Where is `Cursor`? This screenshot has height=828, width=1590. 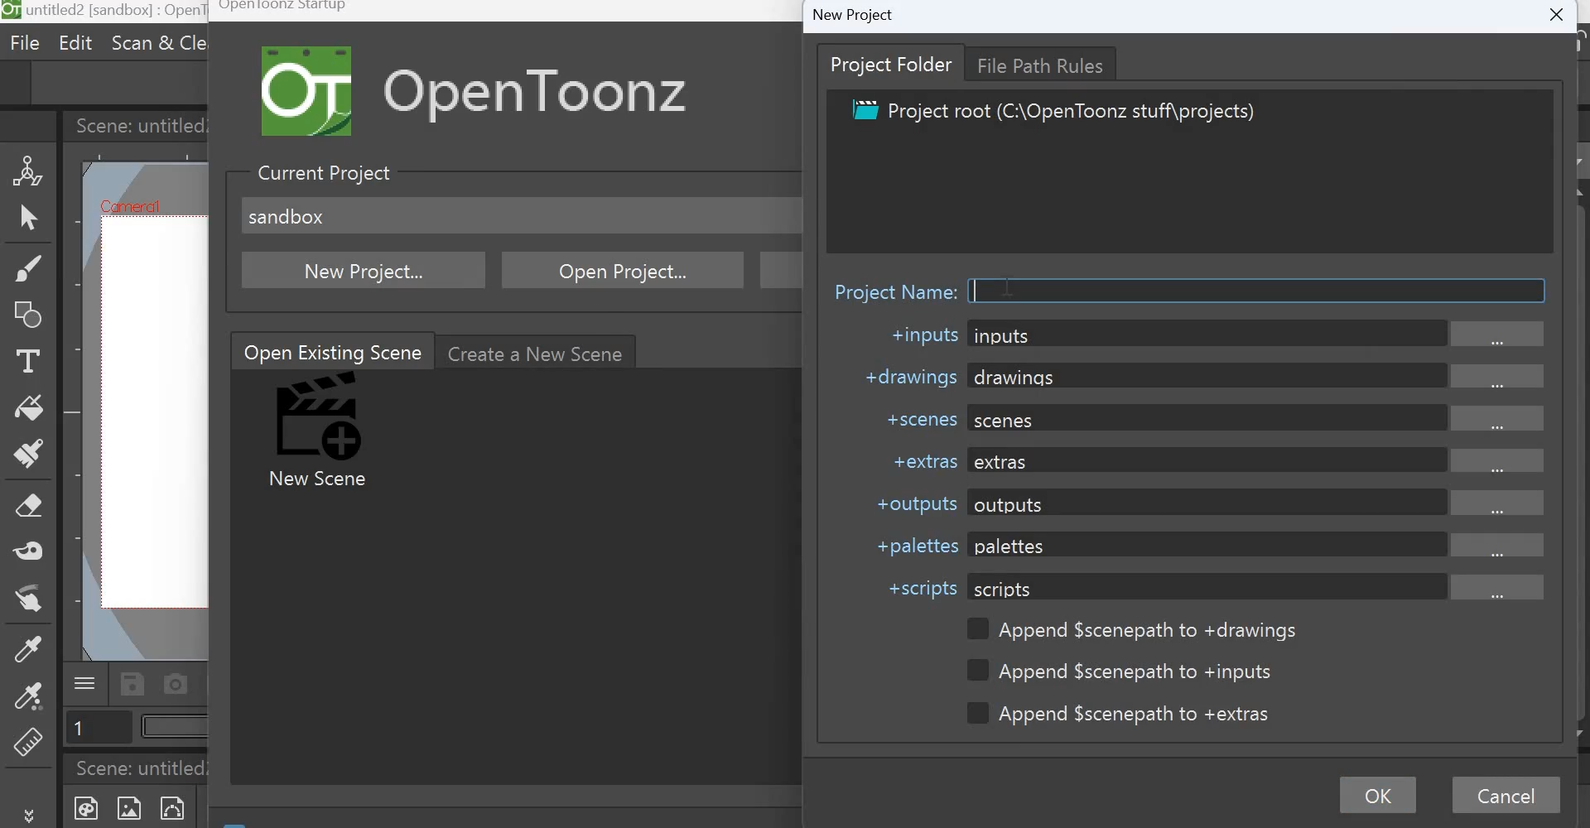
Cursor is located at coordinates (976, 288).